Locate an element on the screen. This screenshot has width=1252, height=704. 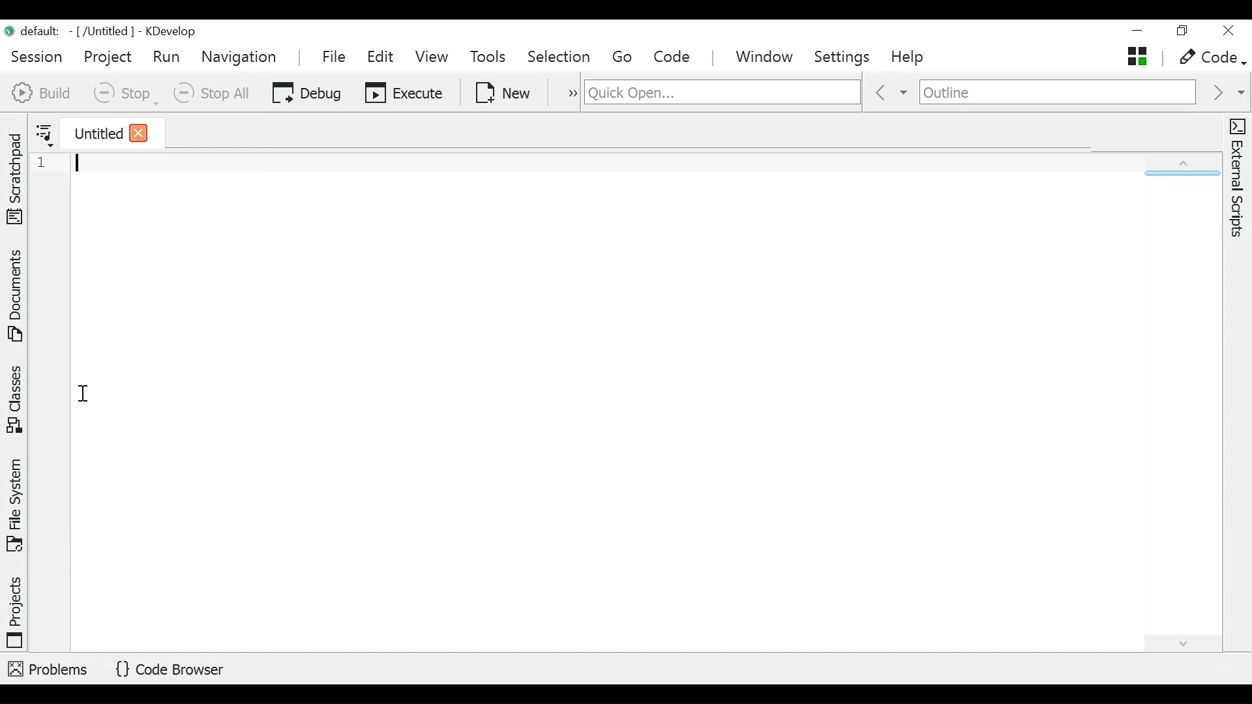
cursor is located at coordinates (89, 395).